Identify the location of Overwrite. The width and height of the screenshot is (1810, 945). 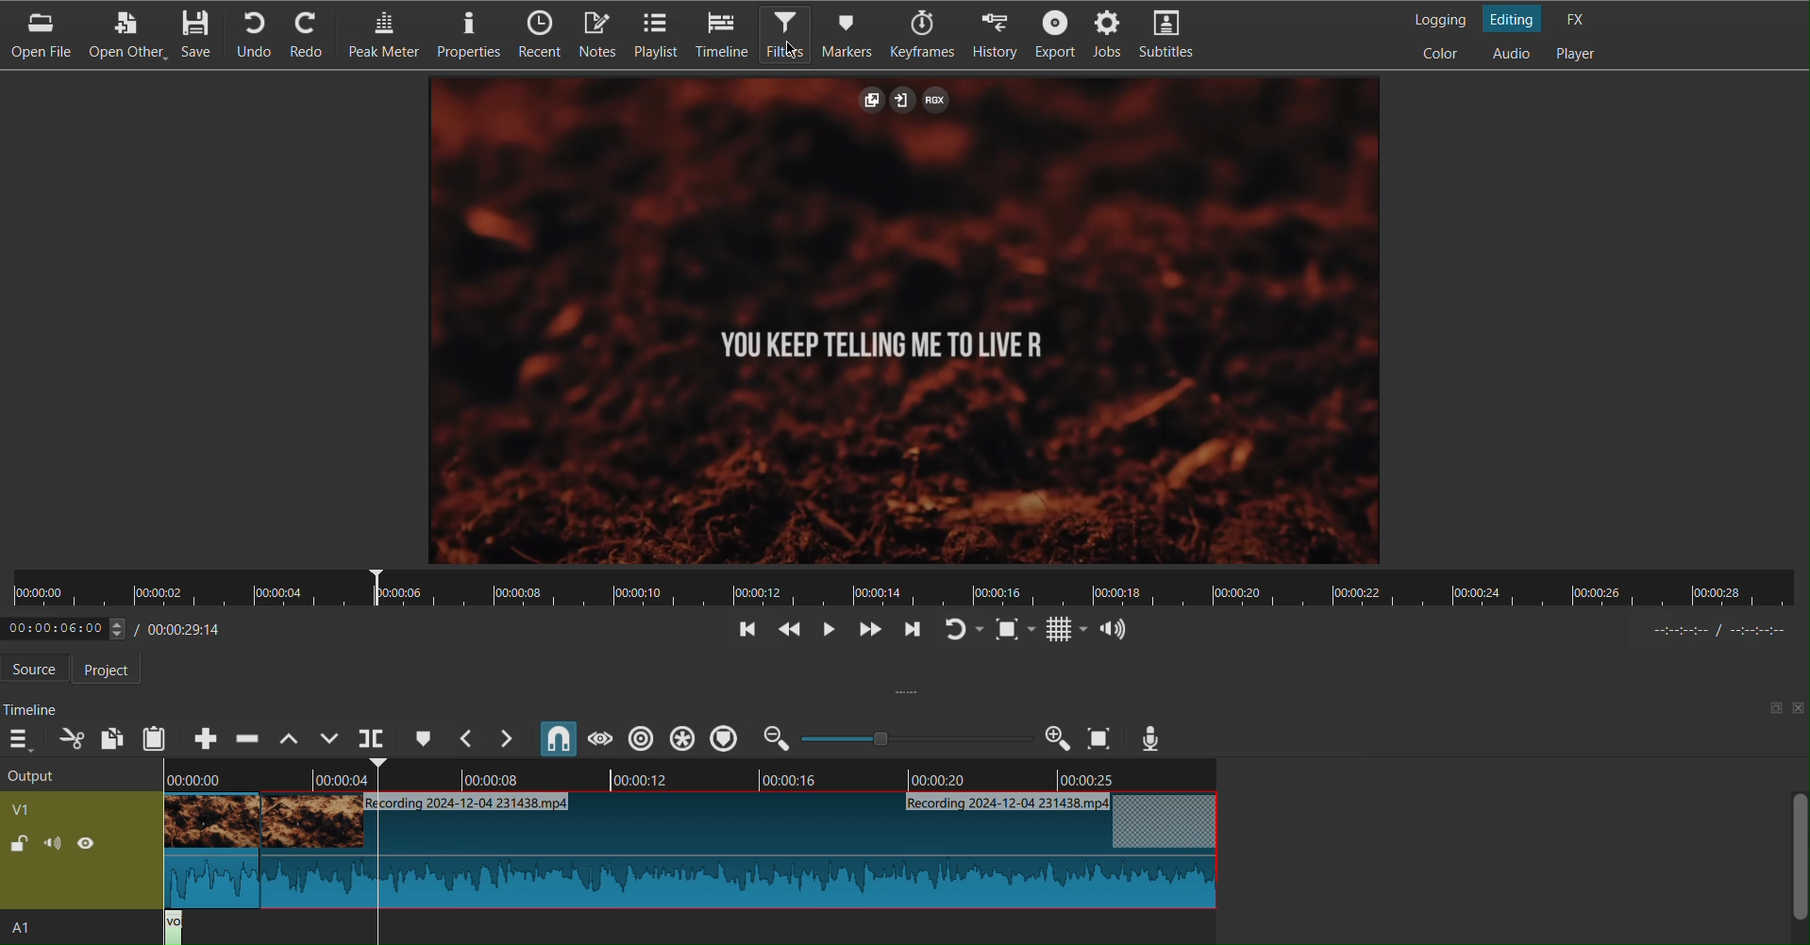
(329, 738).